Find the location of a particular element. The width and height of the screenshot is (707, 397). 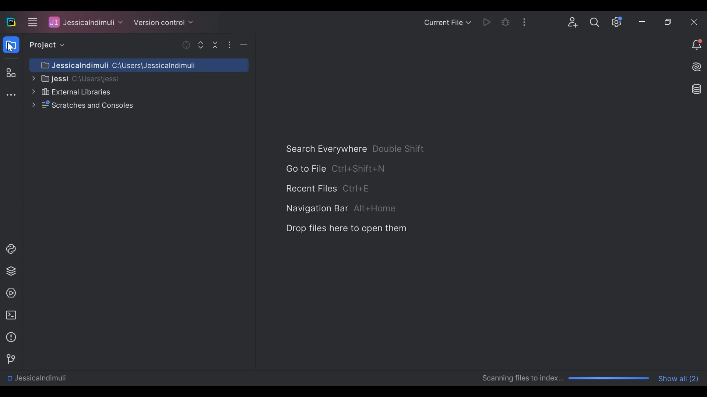

Cursor is located at coordinates (8, 49).